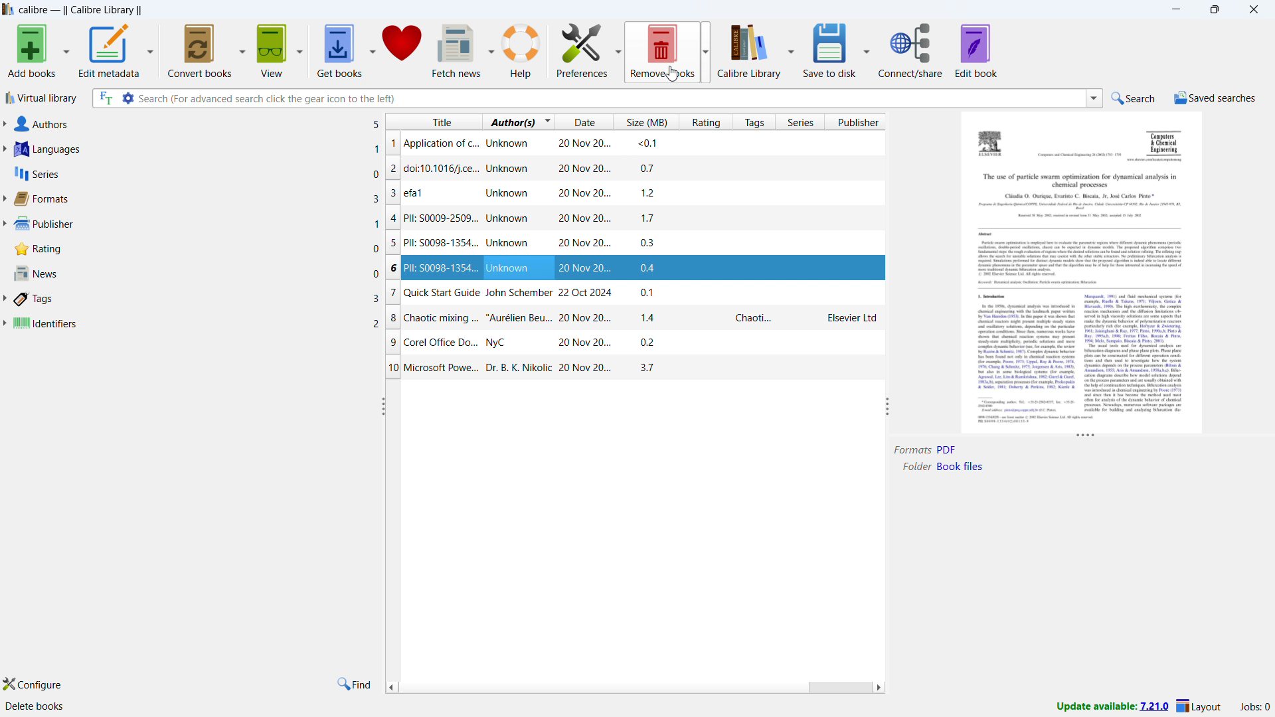 The height and width of the screenshot is (717, 1275). What do you see at coordinates (914, 467) in the screenshot?
I see `Folder` at bounding box center [914, 467].